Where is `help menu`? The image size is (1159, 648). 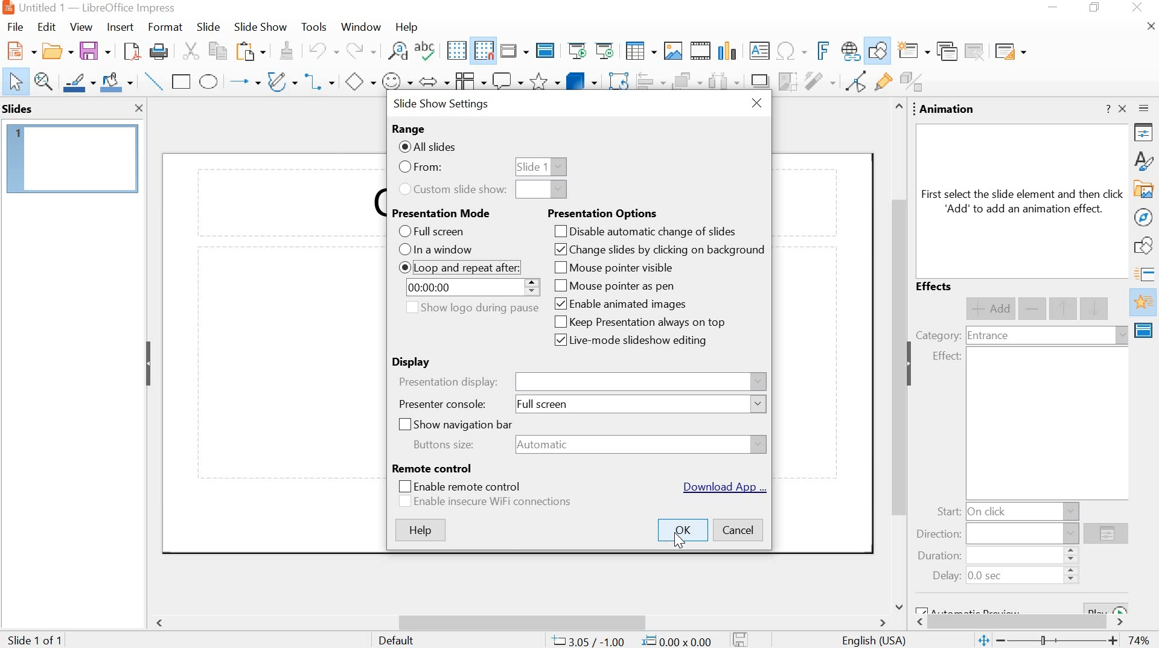 help menu is located at coordinates (406, 27).